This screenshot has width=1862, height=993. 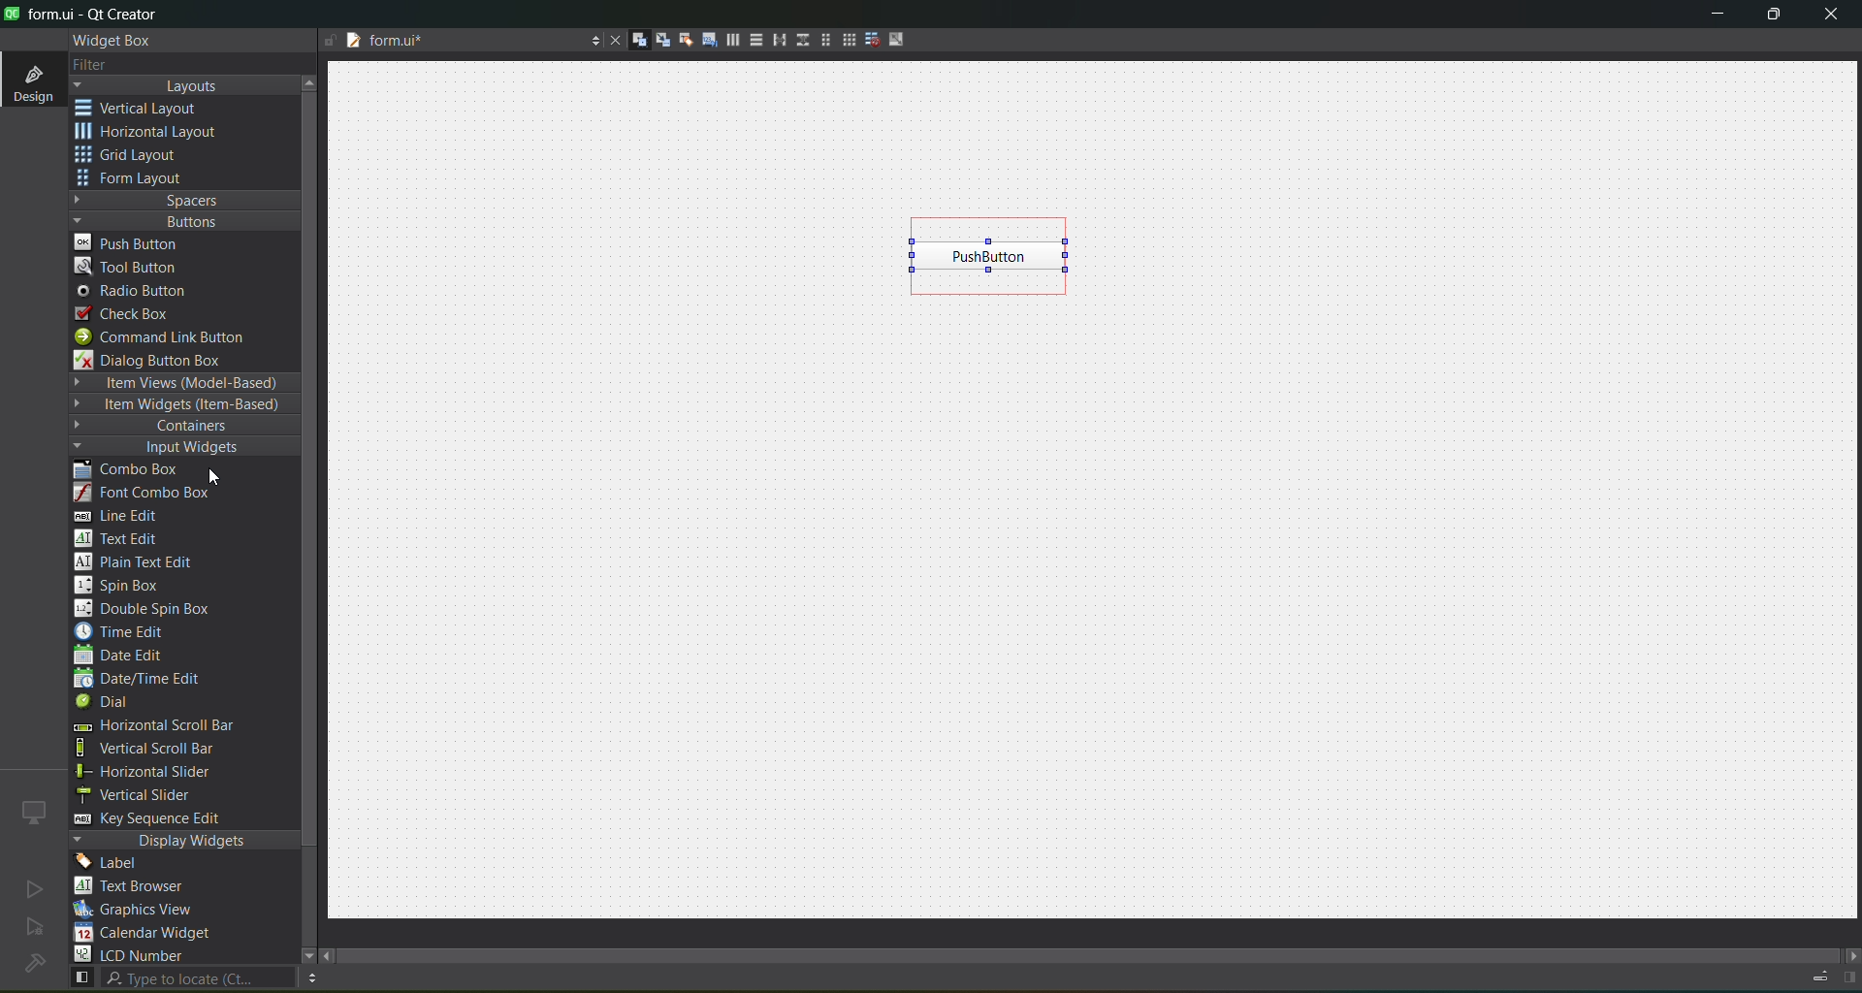 What do you see at coordinates (590, 43) in the screenshot?
I see `options` at bounding box center [590, 43].